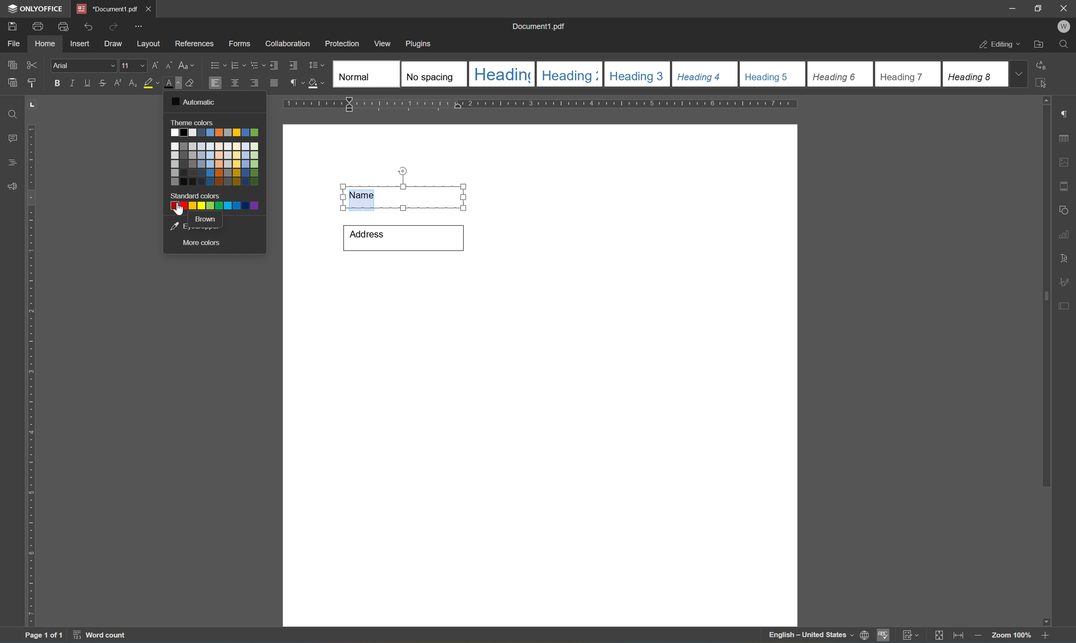  What do you see at coordinates (151, 83) in the screenshot?
I see `highlight color` at bounding box center [151, 83].